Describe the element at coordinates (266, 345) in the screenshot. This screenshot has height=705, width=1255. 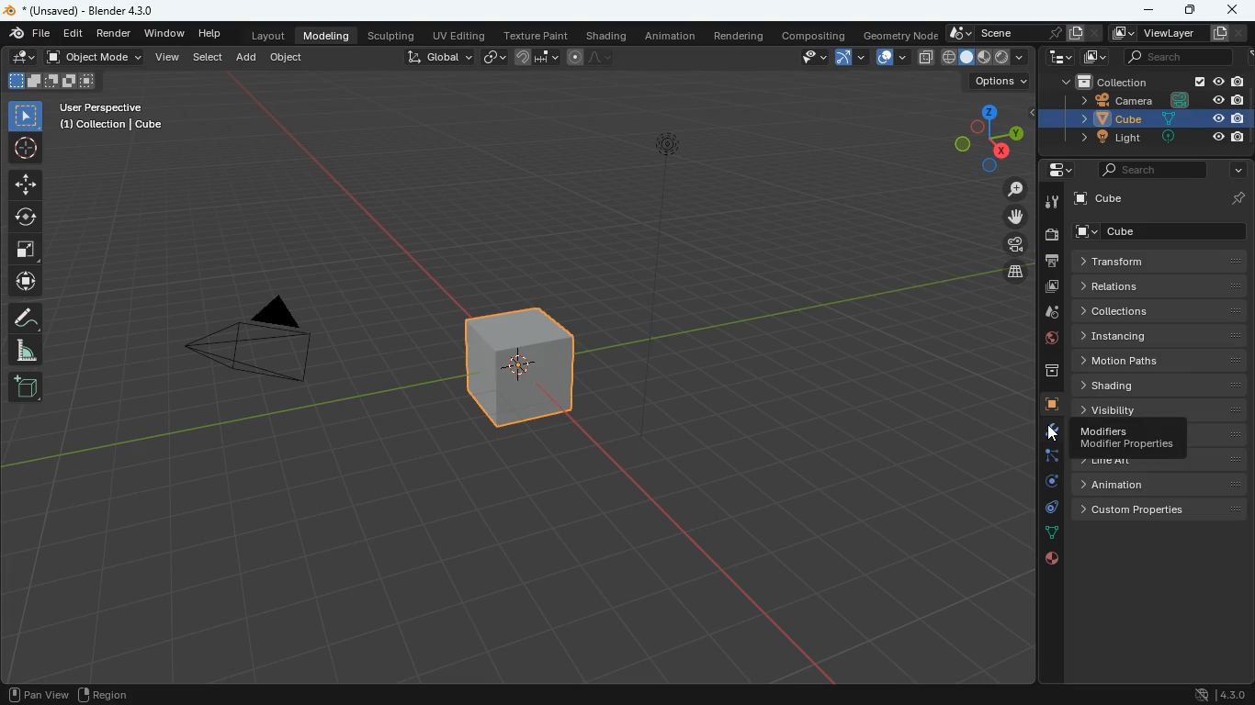
I see `camera` at that location.